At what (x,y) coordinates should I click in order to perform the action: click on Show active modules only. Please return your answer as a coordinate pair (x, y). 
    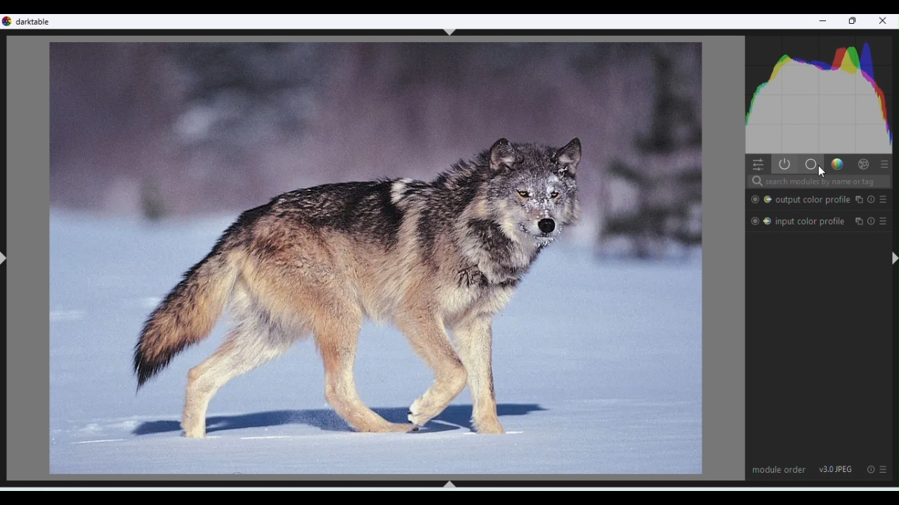
    Looking at the image, I should click on (783, 164).